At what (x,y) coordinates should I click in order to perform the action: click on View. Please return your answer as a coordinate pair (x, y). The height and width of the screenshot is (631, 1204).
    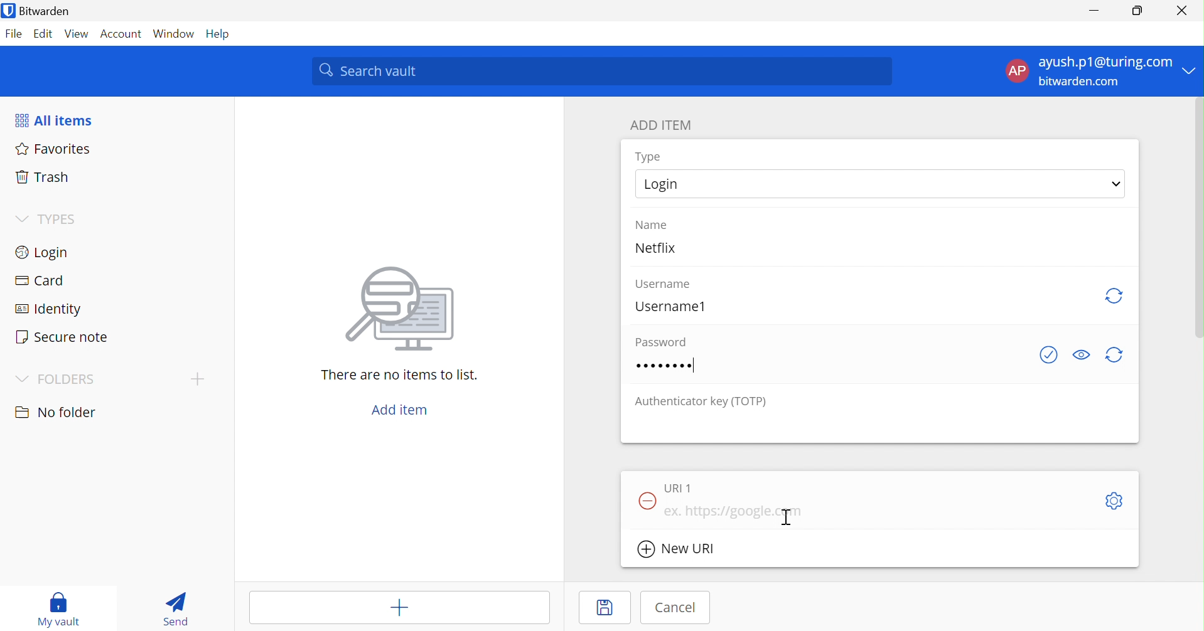
    Looking at the image, I should click on (77, 34).